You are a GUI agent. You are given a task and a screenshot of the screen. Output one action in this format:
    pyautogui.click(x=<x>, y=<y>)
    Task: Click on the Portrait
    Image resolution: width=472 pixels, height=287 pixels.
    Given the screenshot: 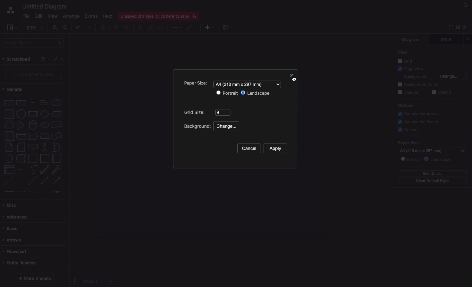 What is the action you would take?
    pyautogui.click(x=227, y=93)
    